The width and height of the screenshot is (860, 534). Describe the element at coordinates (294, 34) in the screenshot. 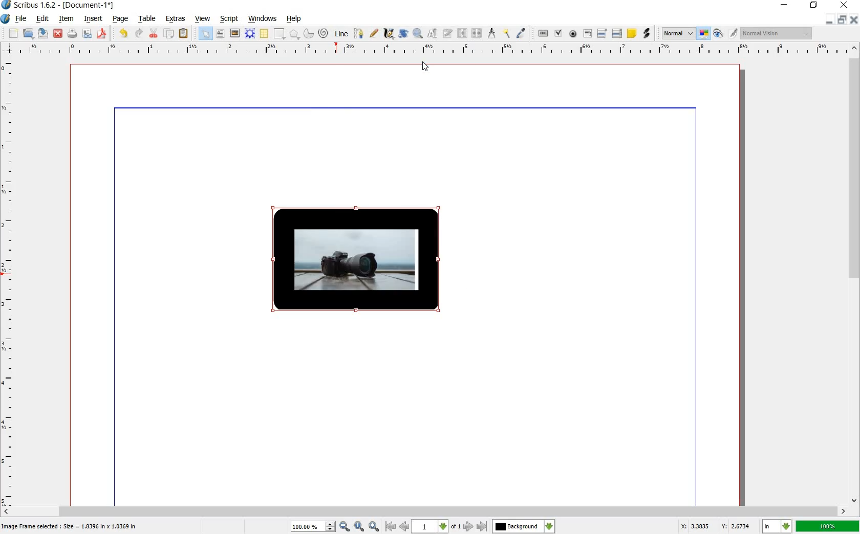

I see `polygon` at that location.